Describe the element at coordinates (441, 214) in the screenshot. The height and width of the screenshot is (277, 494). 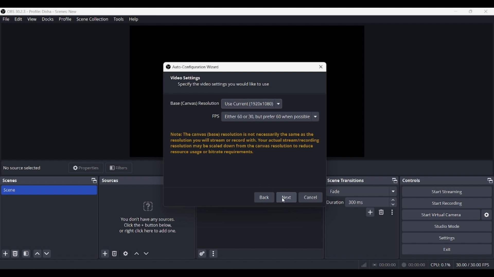
I see `Start virtual camera` at that location.